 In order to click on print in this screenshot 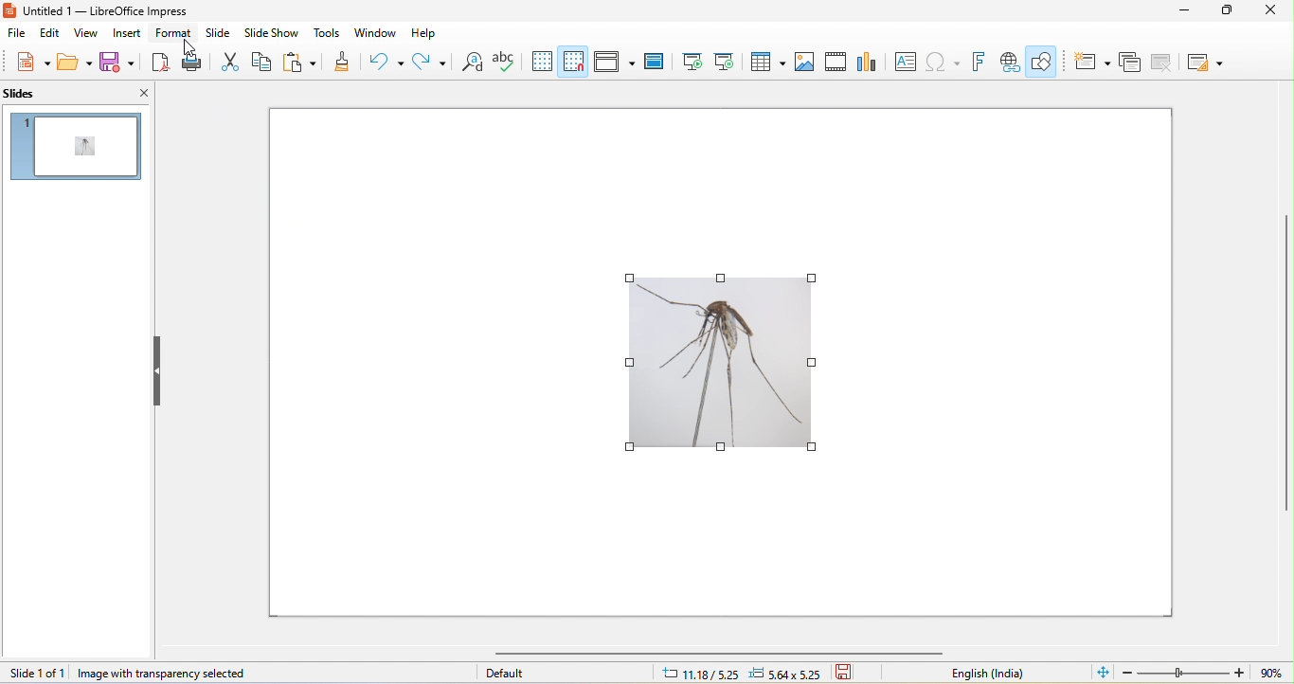, I will do `click(193, 62)`.